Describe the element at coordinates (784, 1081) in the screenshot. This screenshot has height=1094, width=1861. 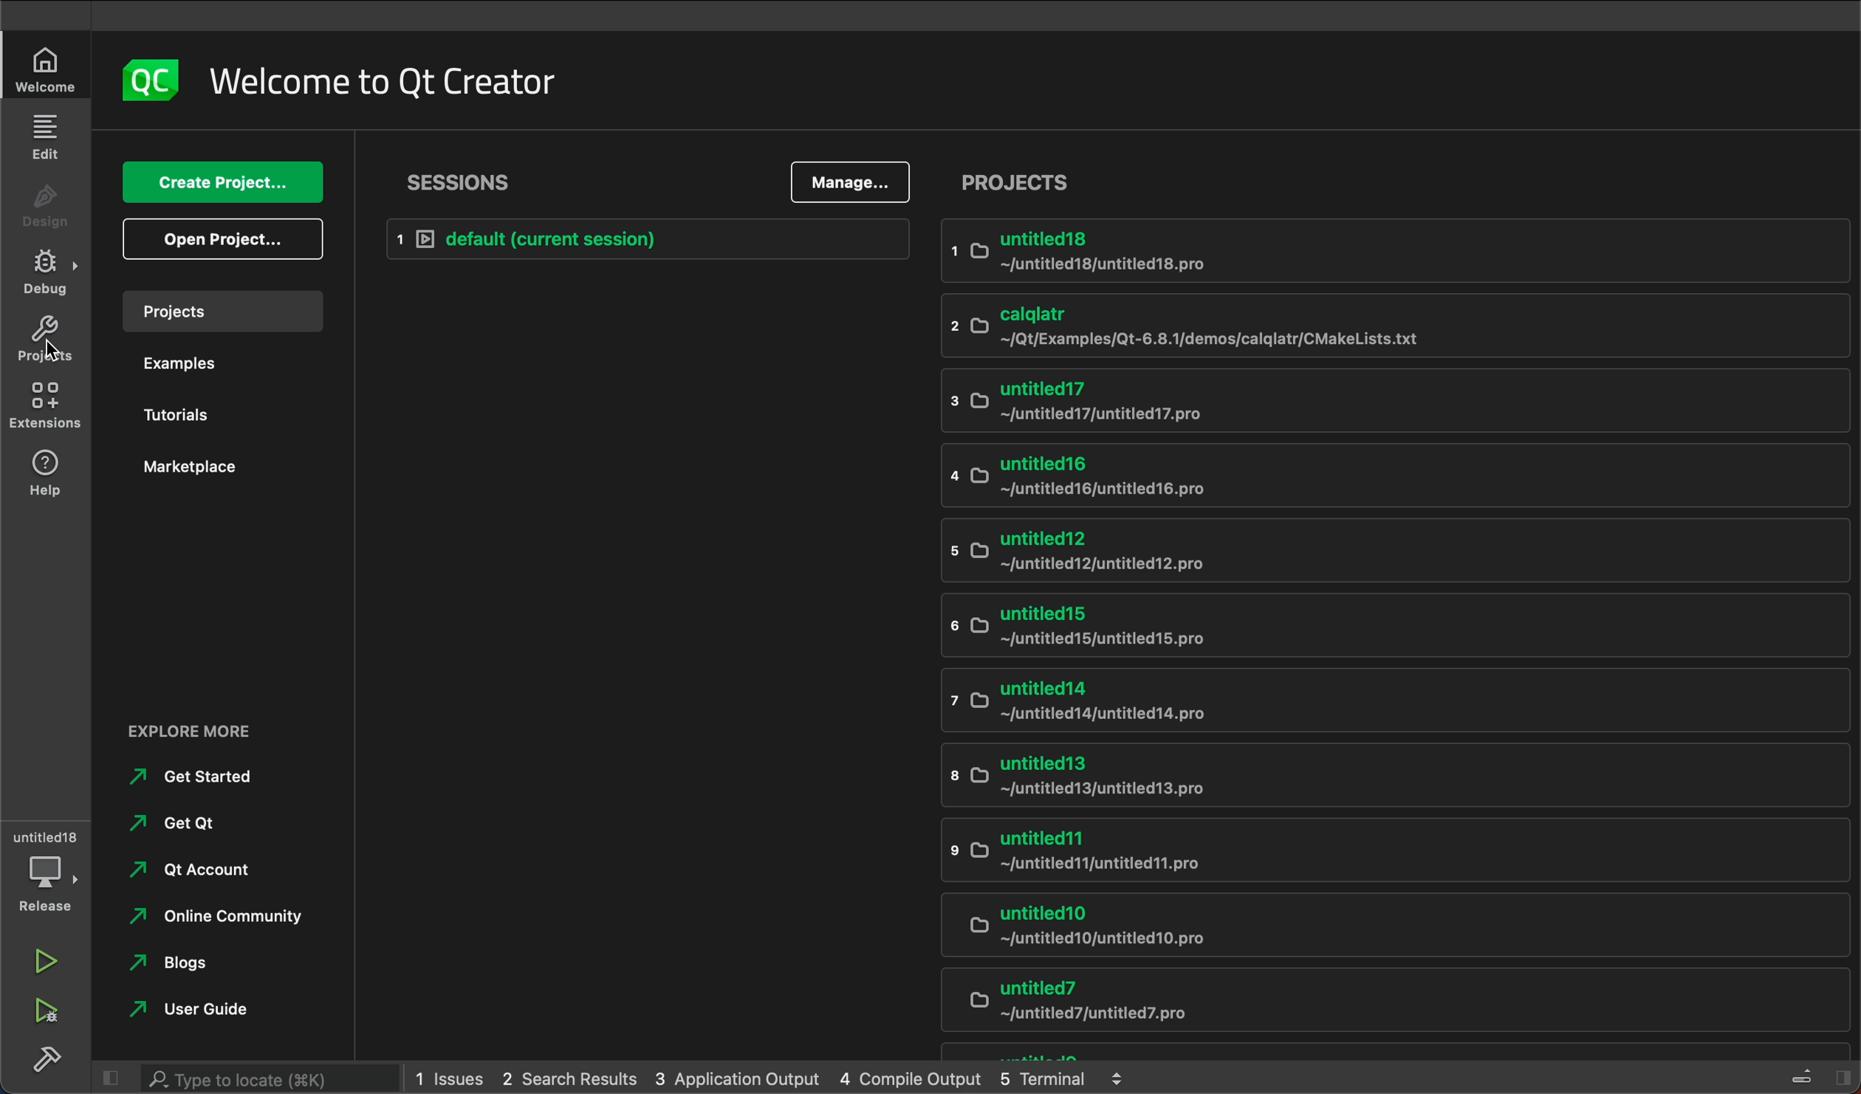
I see `logs` at that location.